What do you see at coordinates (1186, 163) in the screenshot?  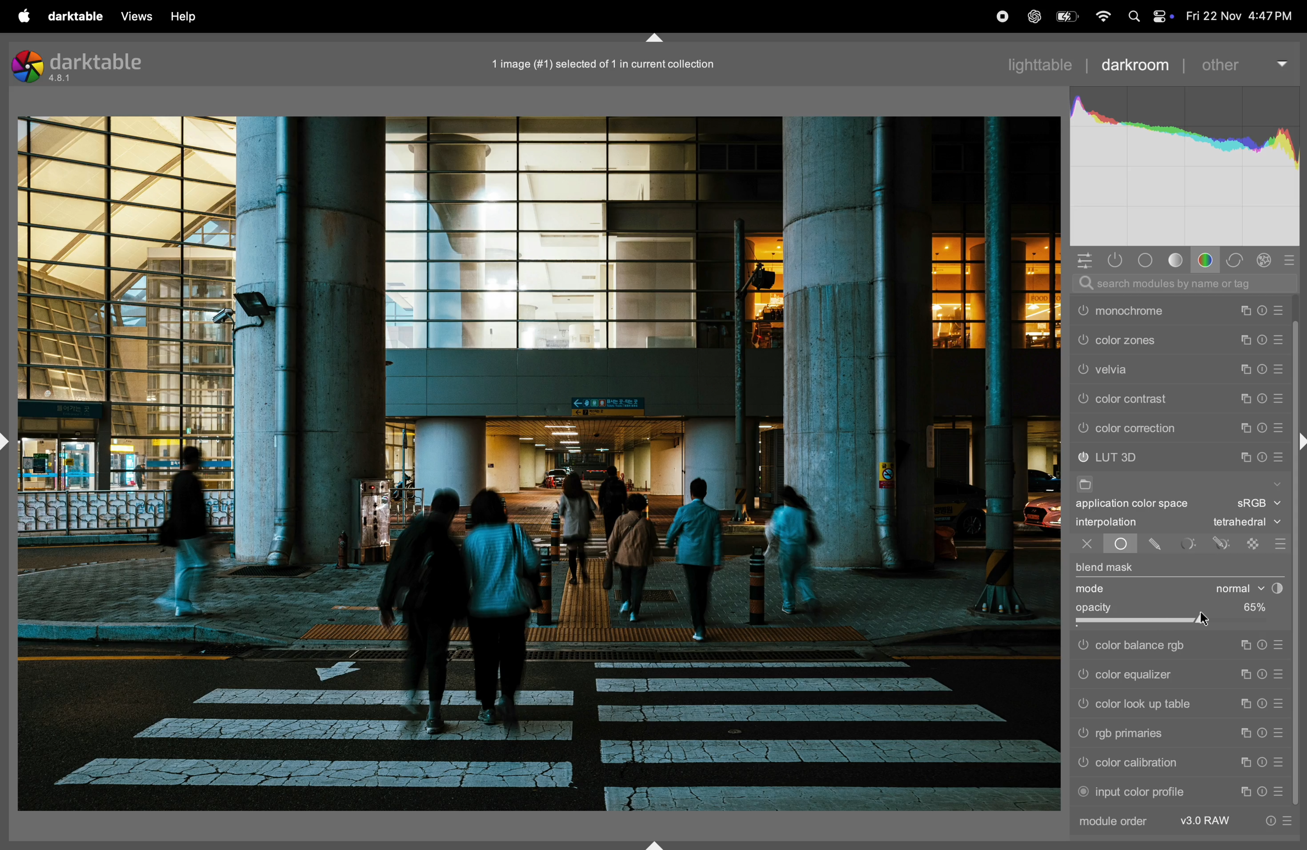 I see `histogram` at bounding box center [1186, 163].